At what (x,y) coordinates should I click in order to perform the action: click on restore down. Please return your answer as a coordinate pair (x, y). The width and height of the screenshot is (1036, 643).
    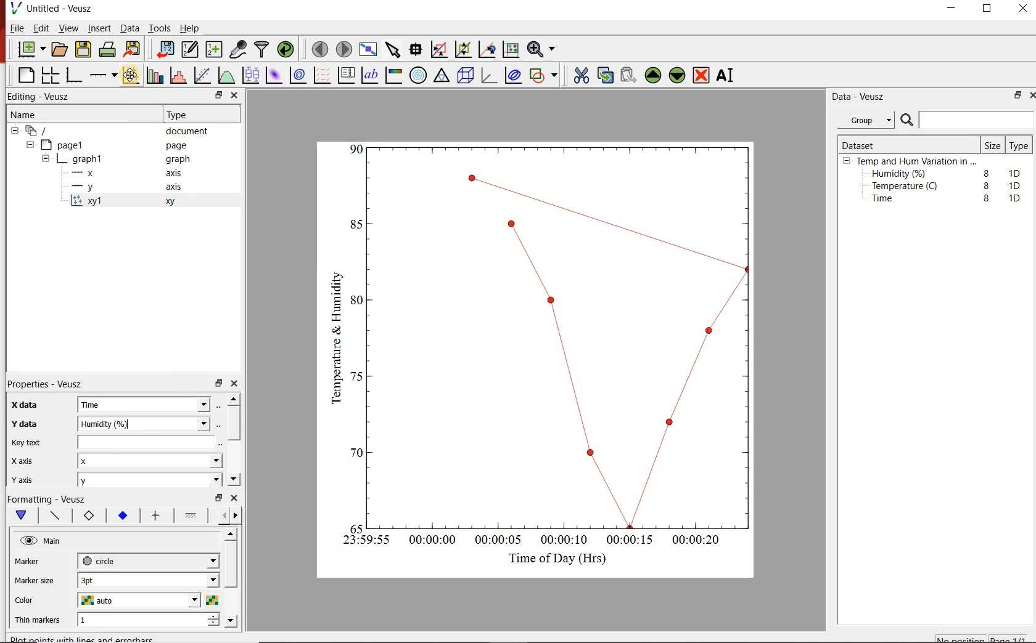
    Looking at the image, I should click on (216, 498).